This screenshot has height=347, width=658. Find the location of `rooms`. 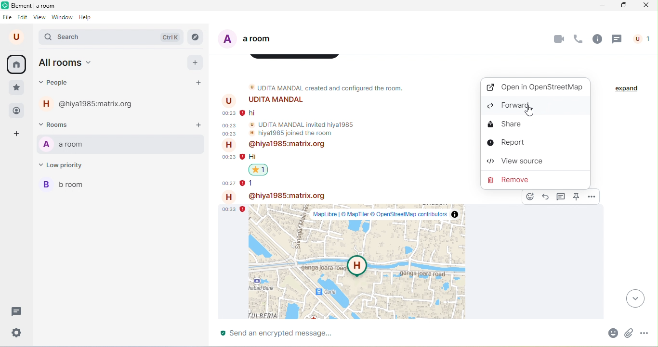

rooms is located at coordinates (60, 124).